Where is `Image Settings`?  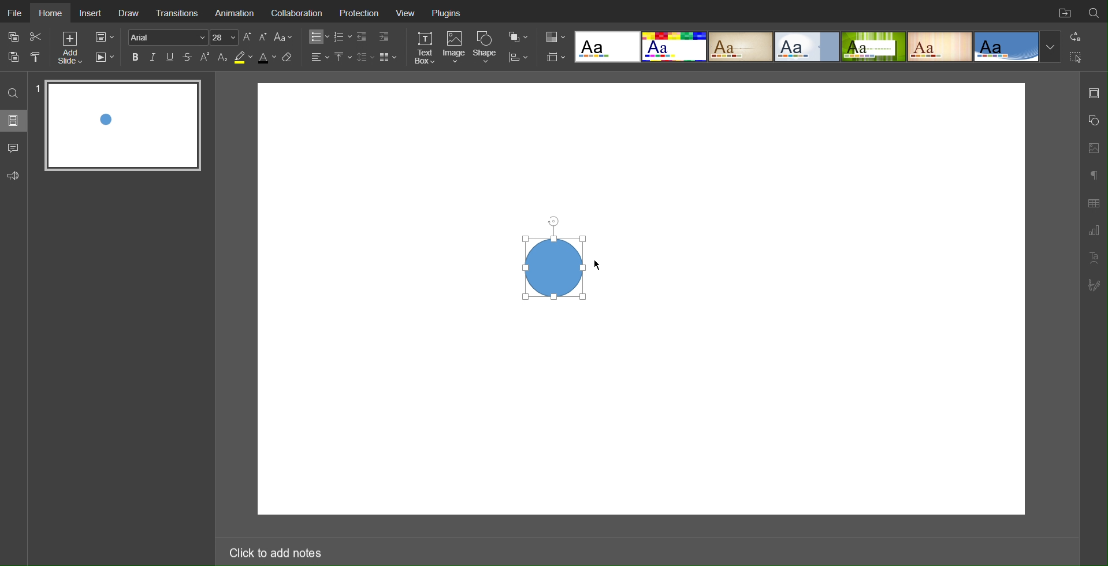 Image Settings is located at coordinates (1093, 147).